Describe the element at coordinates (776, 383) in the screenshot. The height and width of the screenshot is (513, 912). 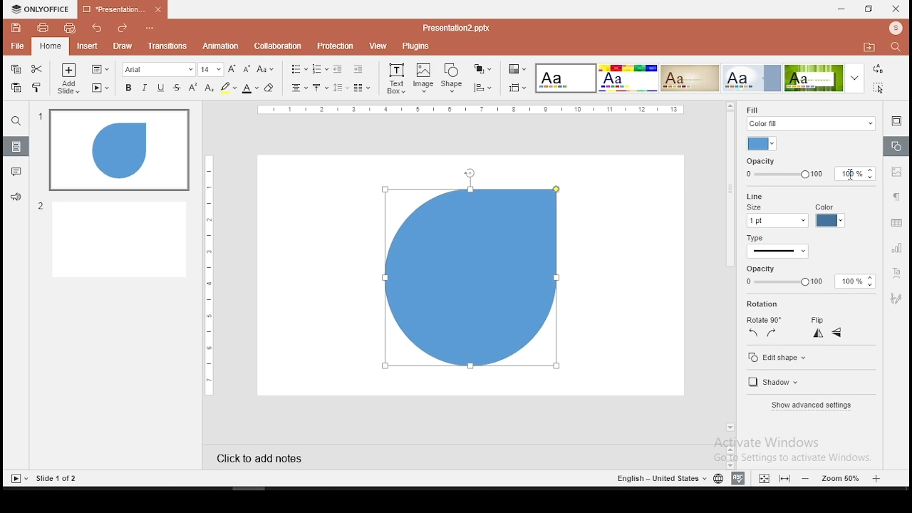
I see `shadow` at that location.